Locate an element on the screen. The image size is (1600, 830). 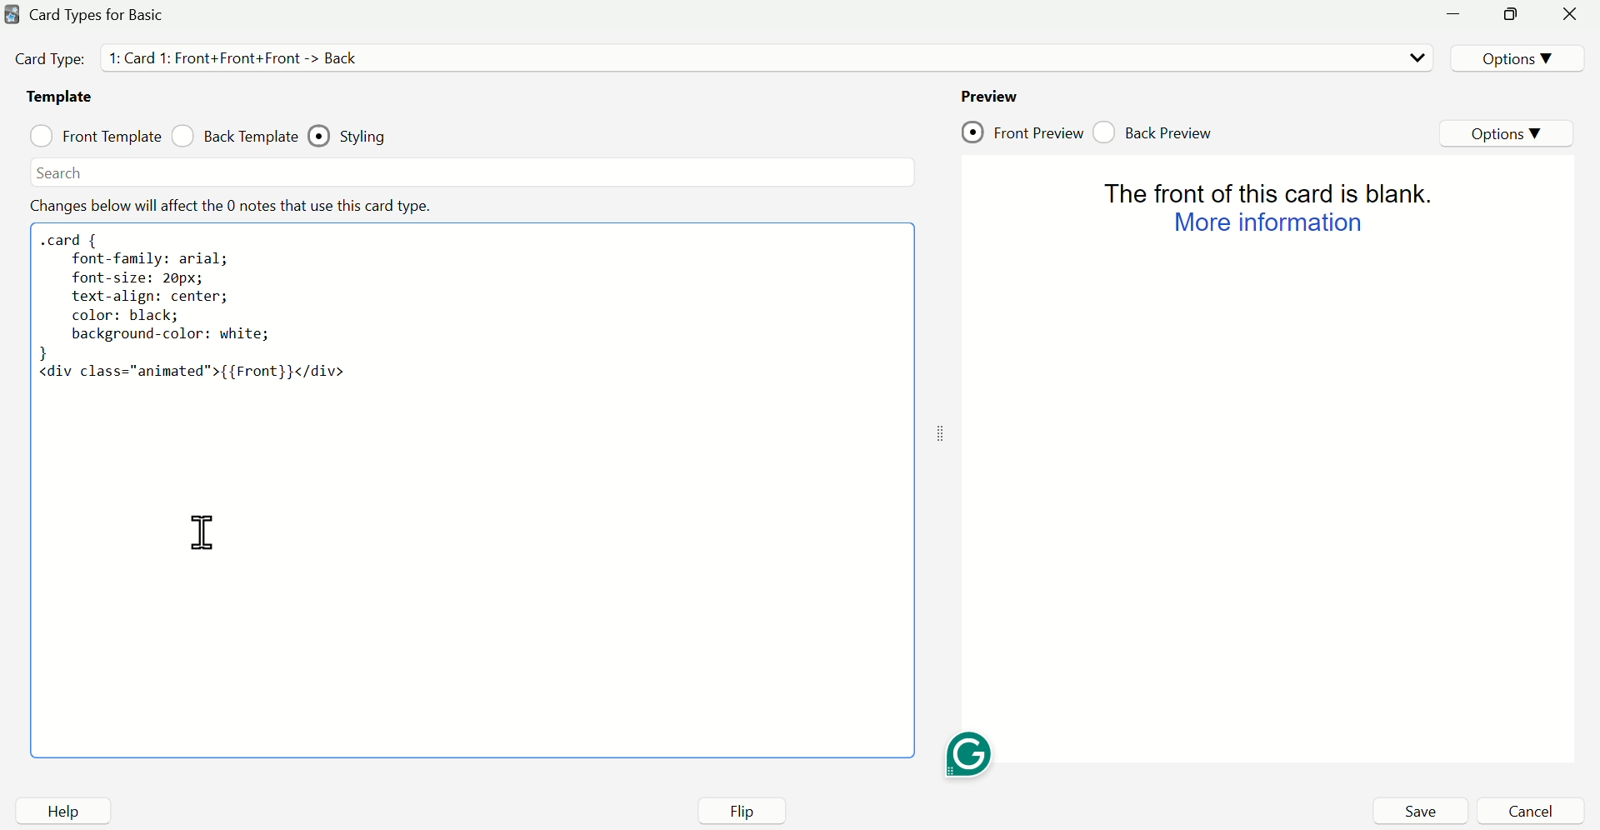
Options is located at coordinates (1509, 132).